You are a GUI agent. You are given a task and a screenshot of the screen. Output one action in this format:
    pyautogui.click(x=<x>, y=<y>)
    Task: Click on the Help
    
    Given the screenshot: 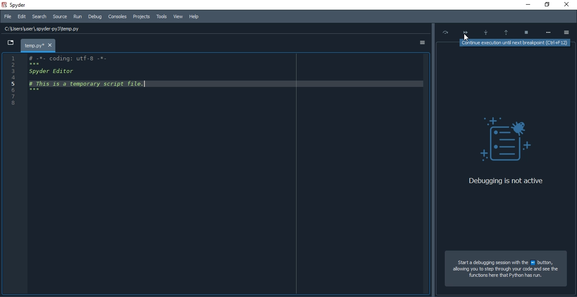 What is the action you would take?
    pyautogui.click(x=194, y=16)
    